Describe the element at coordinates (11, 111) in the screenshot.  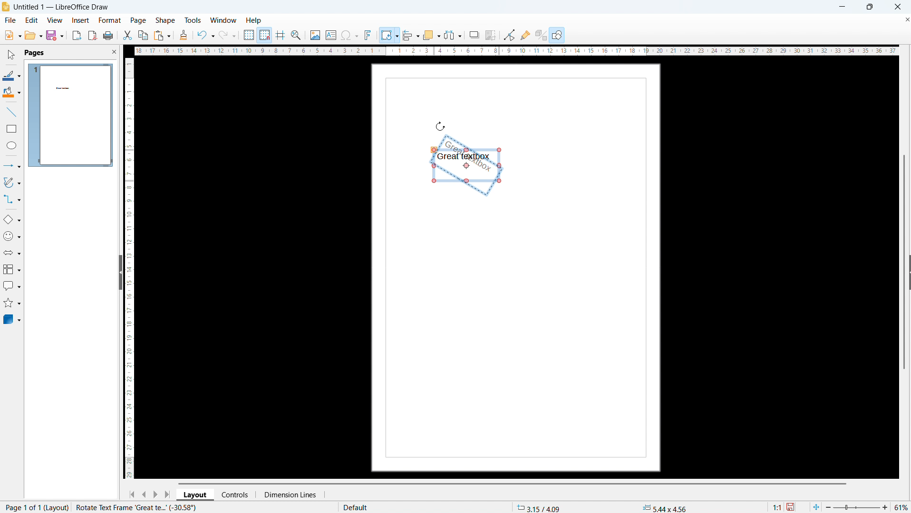
I see `line tool` at that location.